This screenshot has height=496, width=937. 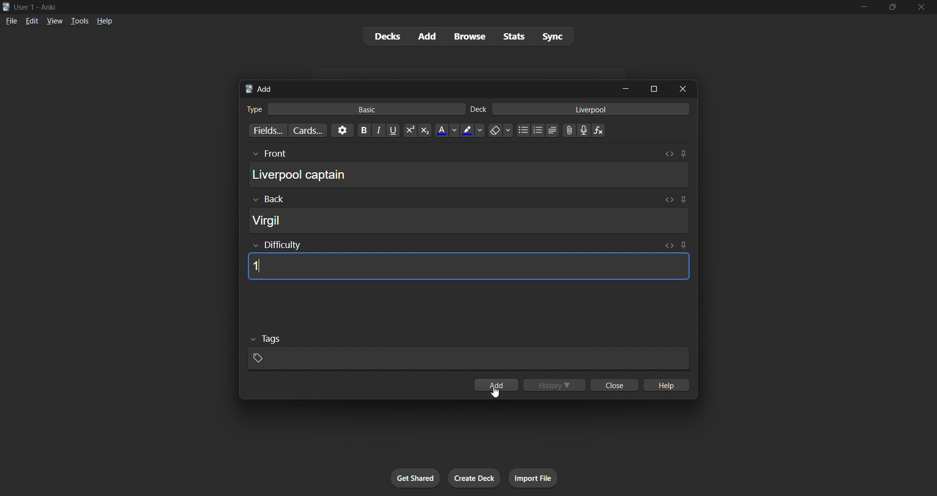 What do you see at coordinates (266, 130) in the screenshot?
I see `customize fields` at bounding box center [266, 130].